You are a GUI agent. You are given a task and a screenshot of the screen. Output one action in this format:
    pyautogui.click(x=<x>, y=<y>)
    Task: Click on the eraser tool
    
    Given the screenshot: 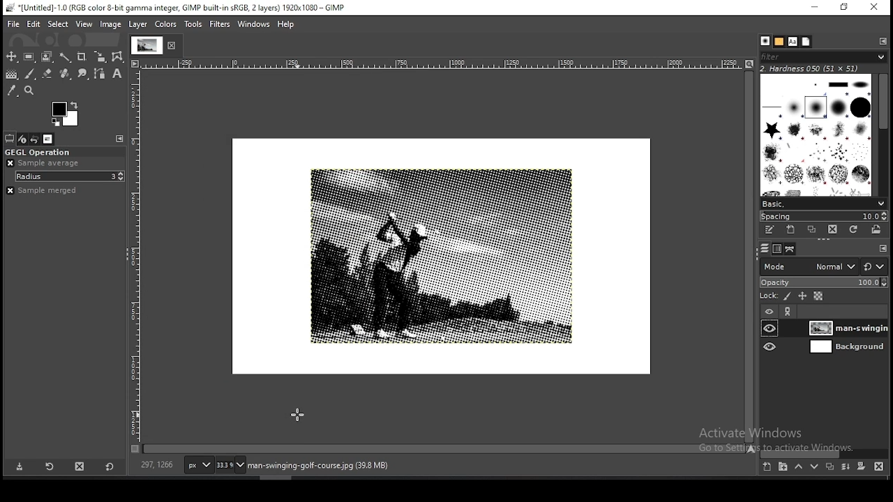 What is the action you would take?
    pyautogui.click(x=47, y=75)
    